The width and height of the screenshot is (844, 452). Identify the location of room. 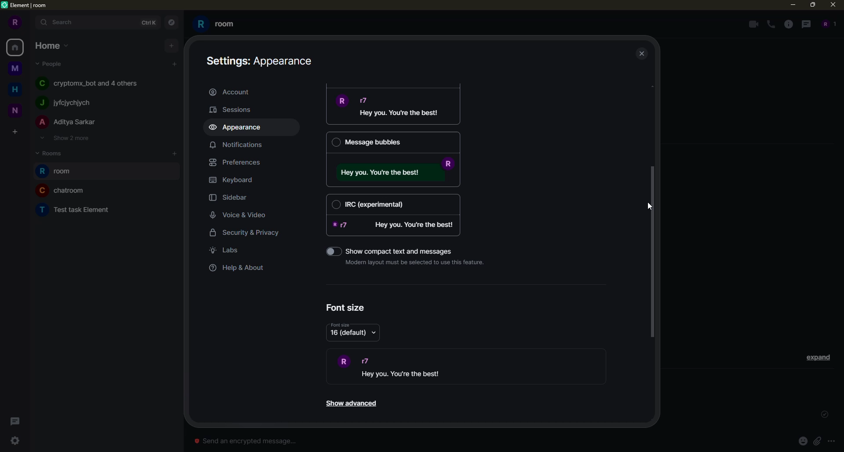
(77, 208).